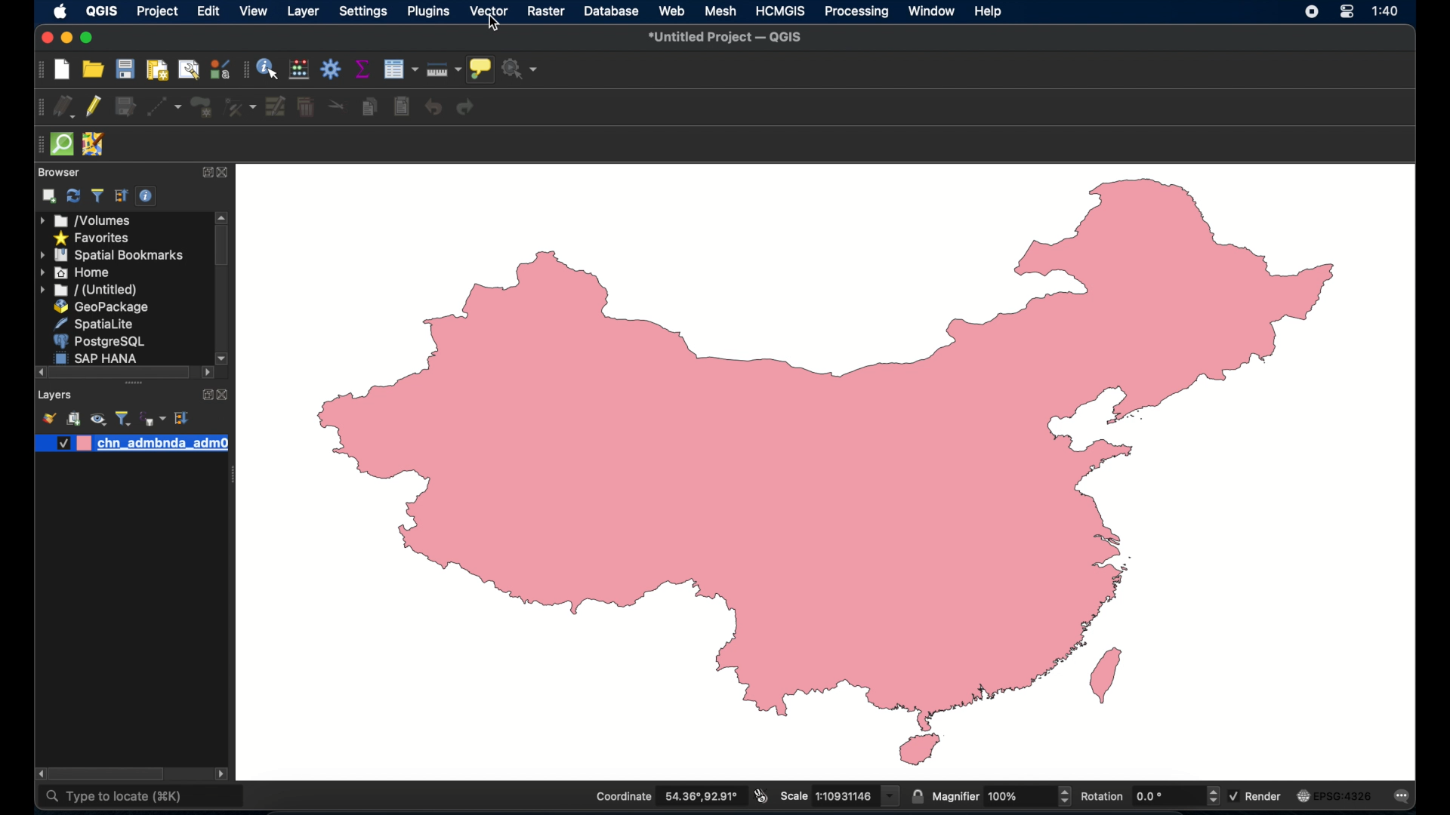  What do you see at coordinates (156, 69) in the screenshot?
I see `print layout` at bounding box center [156, 69].